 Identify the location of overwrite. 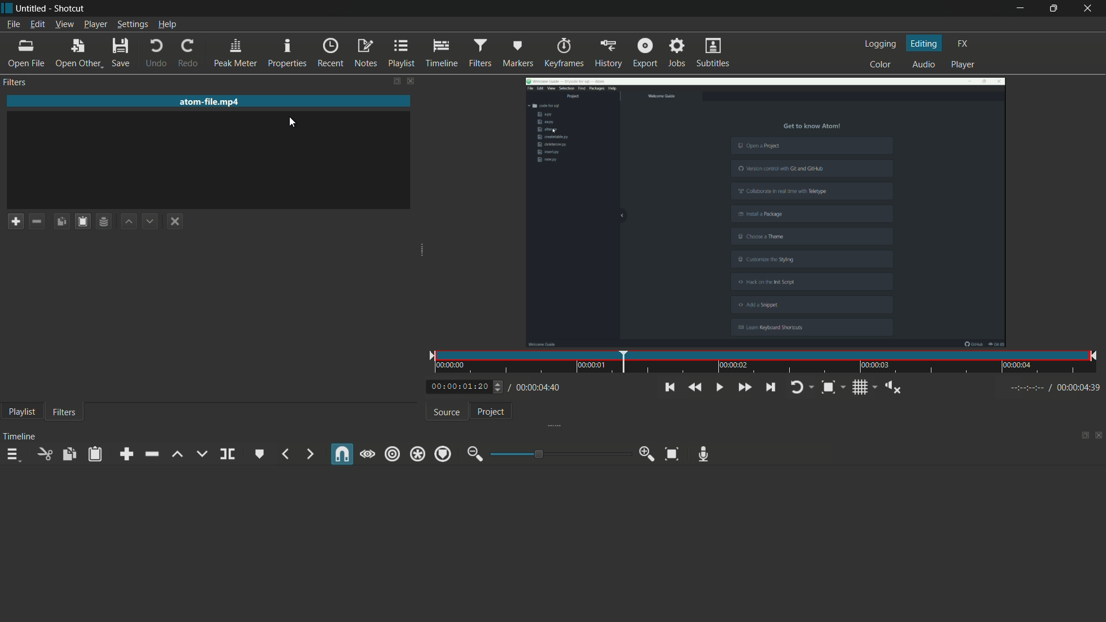
(200, 453).